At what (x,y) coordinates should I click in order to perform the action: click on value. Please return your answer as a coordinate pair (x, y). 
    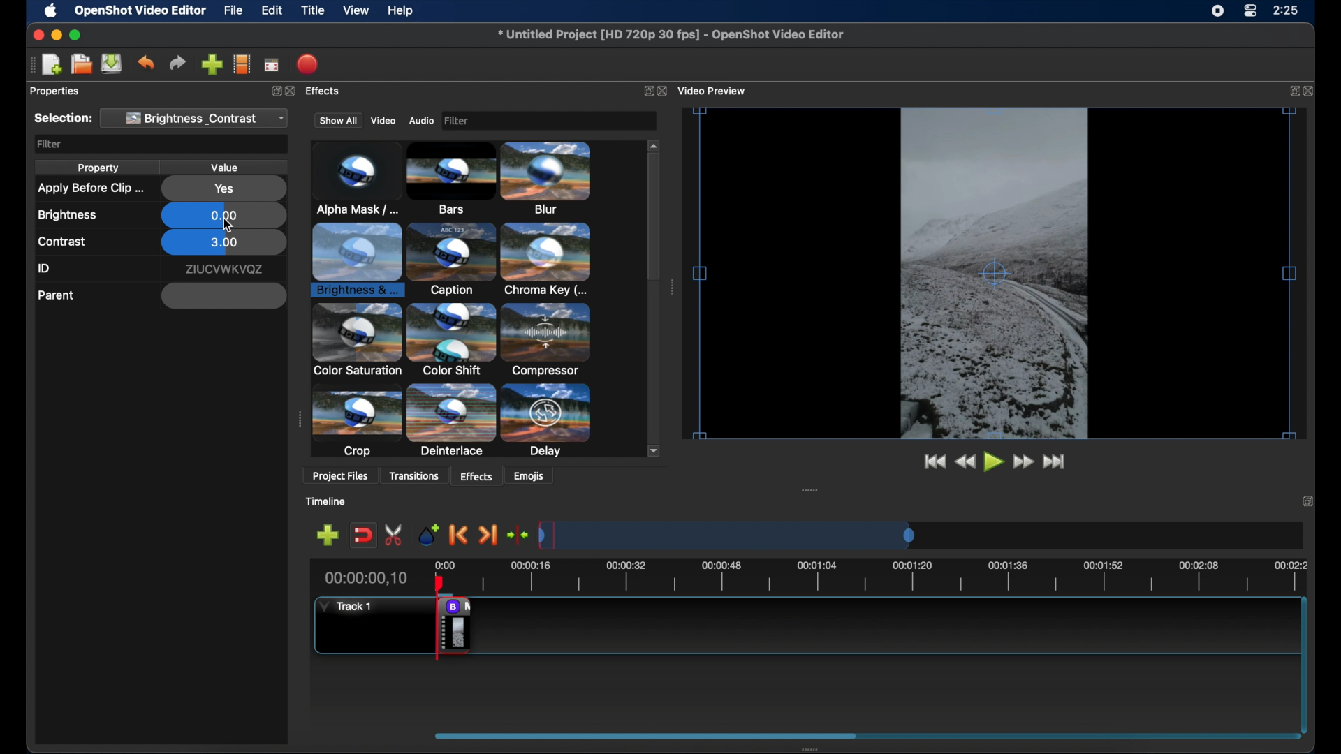
    Looking at the image, I should click on (226, 167).